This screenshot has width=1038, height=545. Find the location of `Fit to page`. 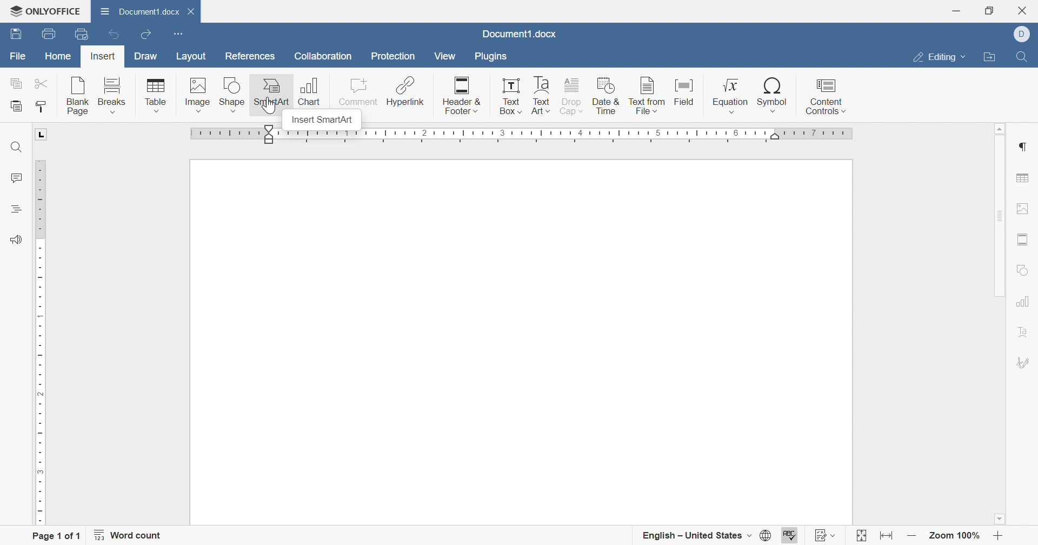

Fit to page is located at coordinates (862, 535).